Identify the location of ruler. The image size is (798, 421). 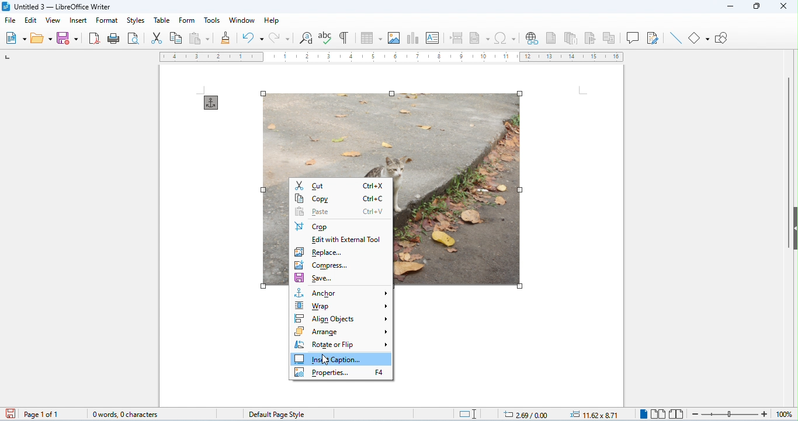
(392, 57).